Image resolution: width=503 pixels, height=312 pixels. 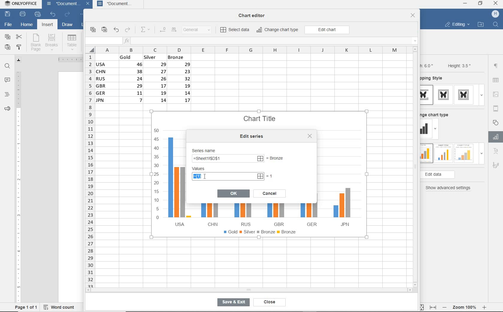 What do you see at coordinates (270, 176) in the screenshot?
I see `=1` at bounding box center [270, 176].